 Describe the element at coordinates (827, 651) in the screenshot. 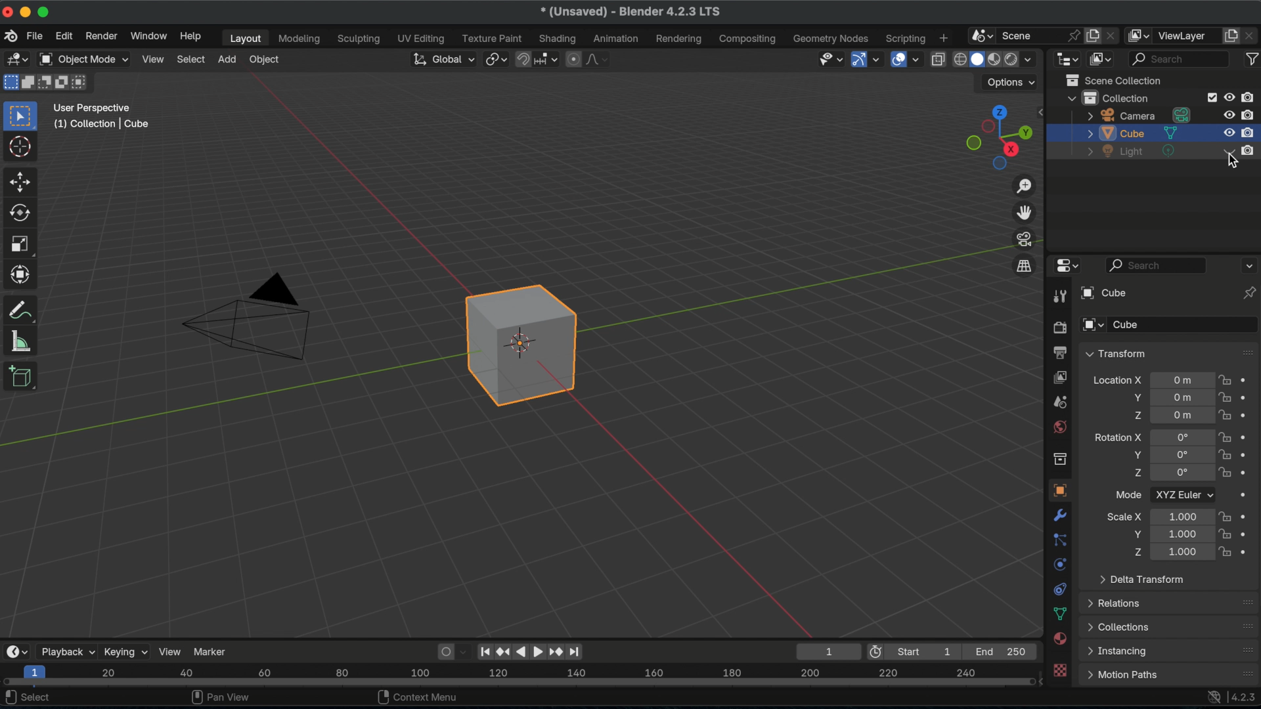

I see `1` at that location.